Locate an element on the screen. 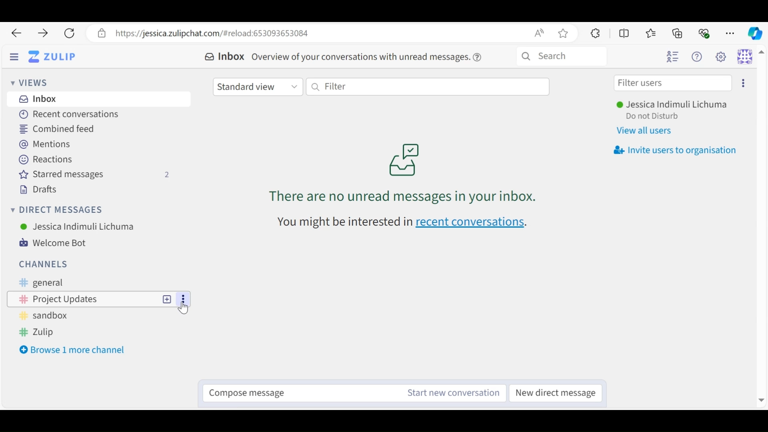 The height and width of the screenshot is (432, 768). url is located at coordinates (120, 403).